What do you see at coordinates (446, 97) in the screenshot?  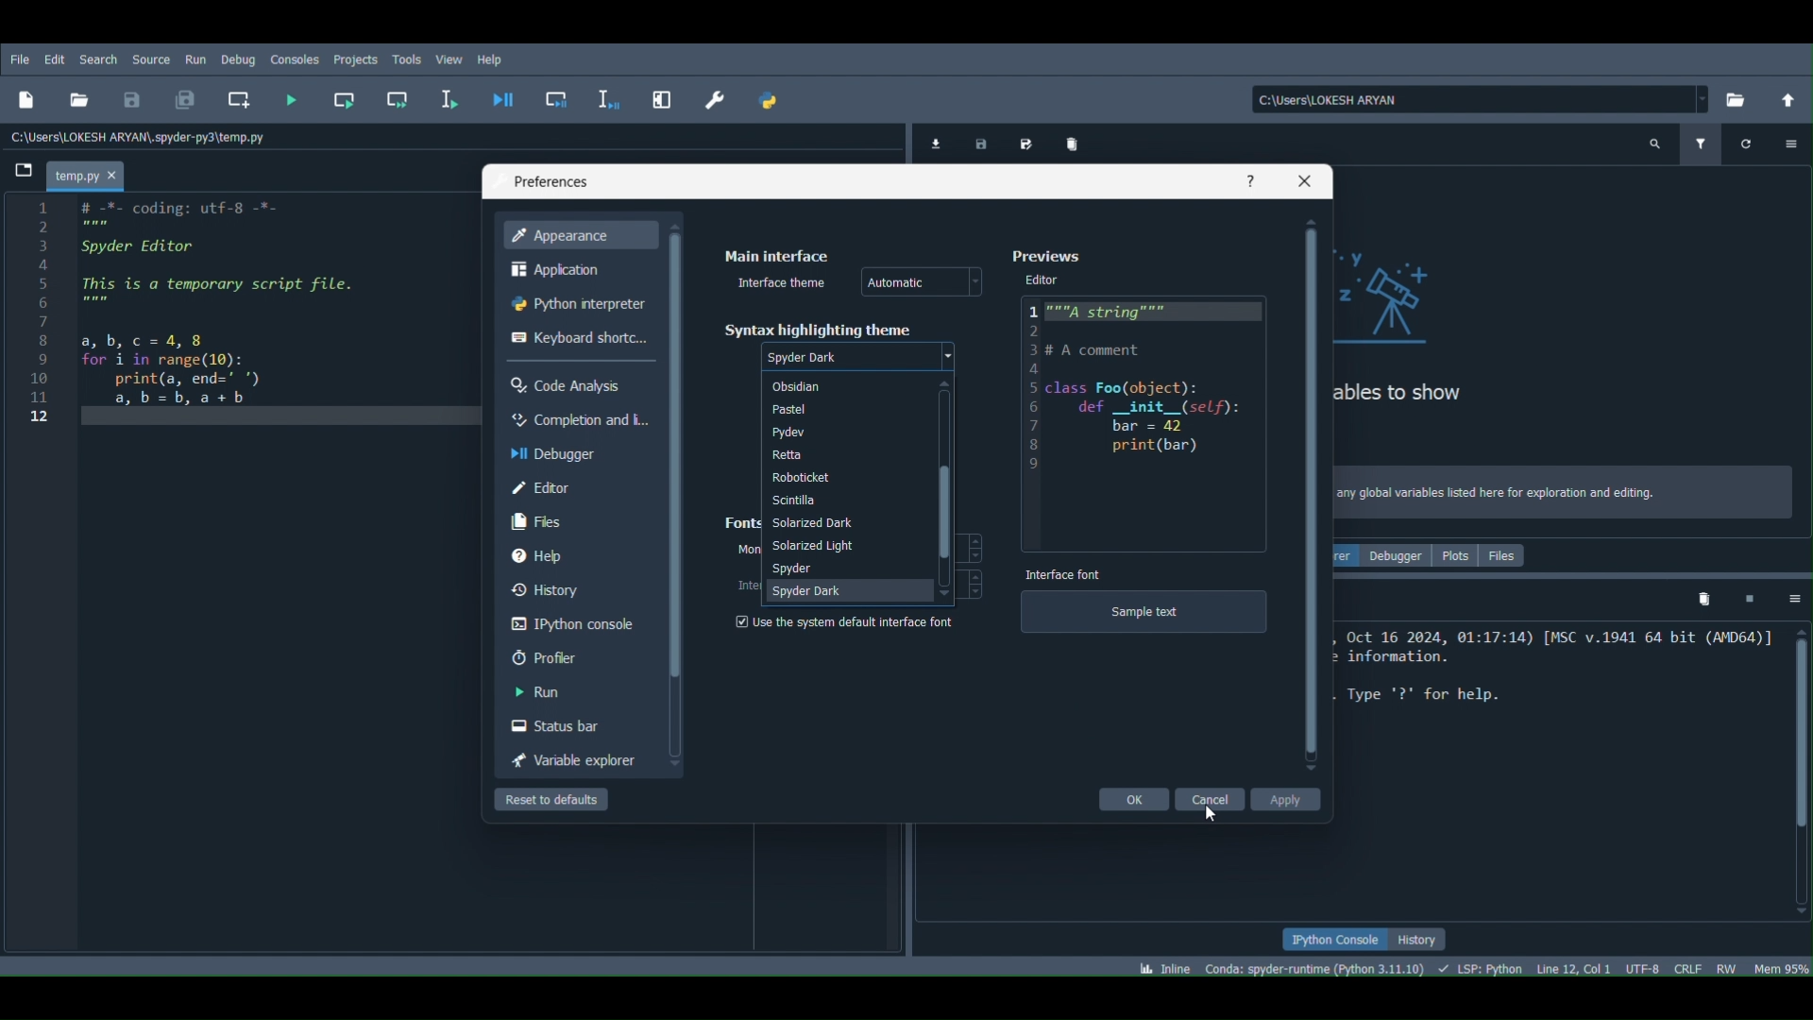 I see `Run selection or current line (F9)` at bounding box center [446, 97].